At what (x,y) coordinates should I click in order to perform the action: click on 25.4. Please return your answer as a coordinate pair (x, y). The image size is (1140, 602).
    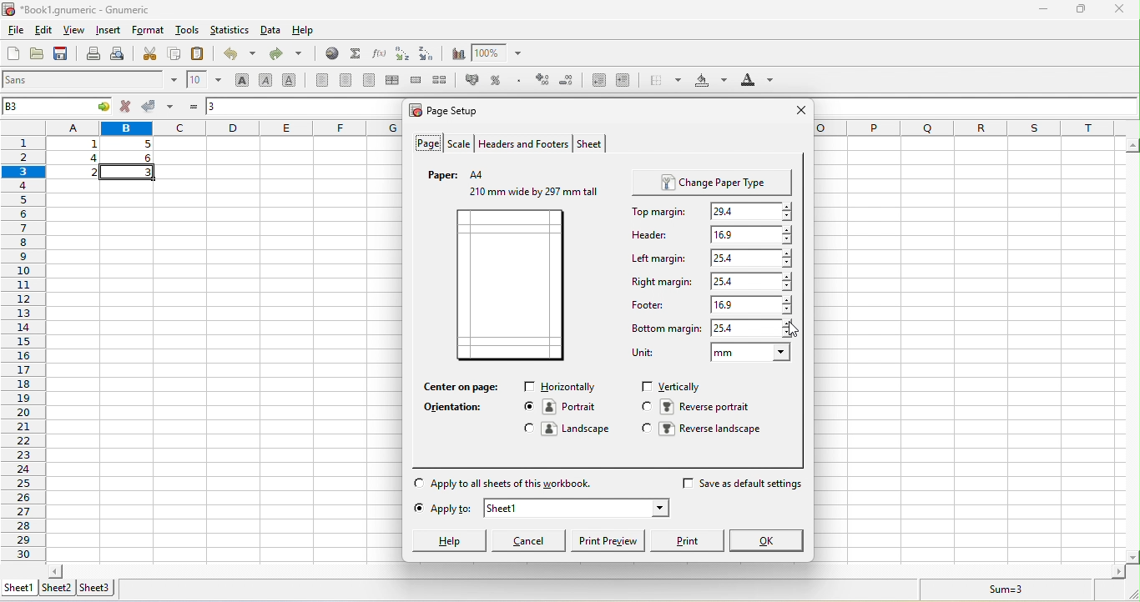
    Looking at the image, I should click on (752, 328).